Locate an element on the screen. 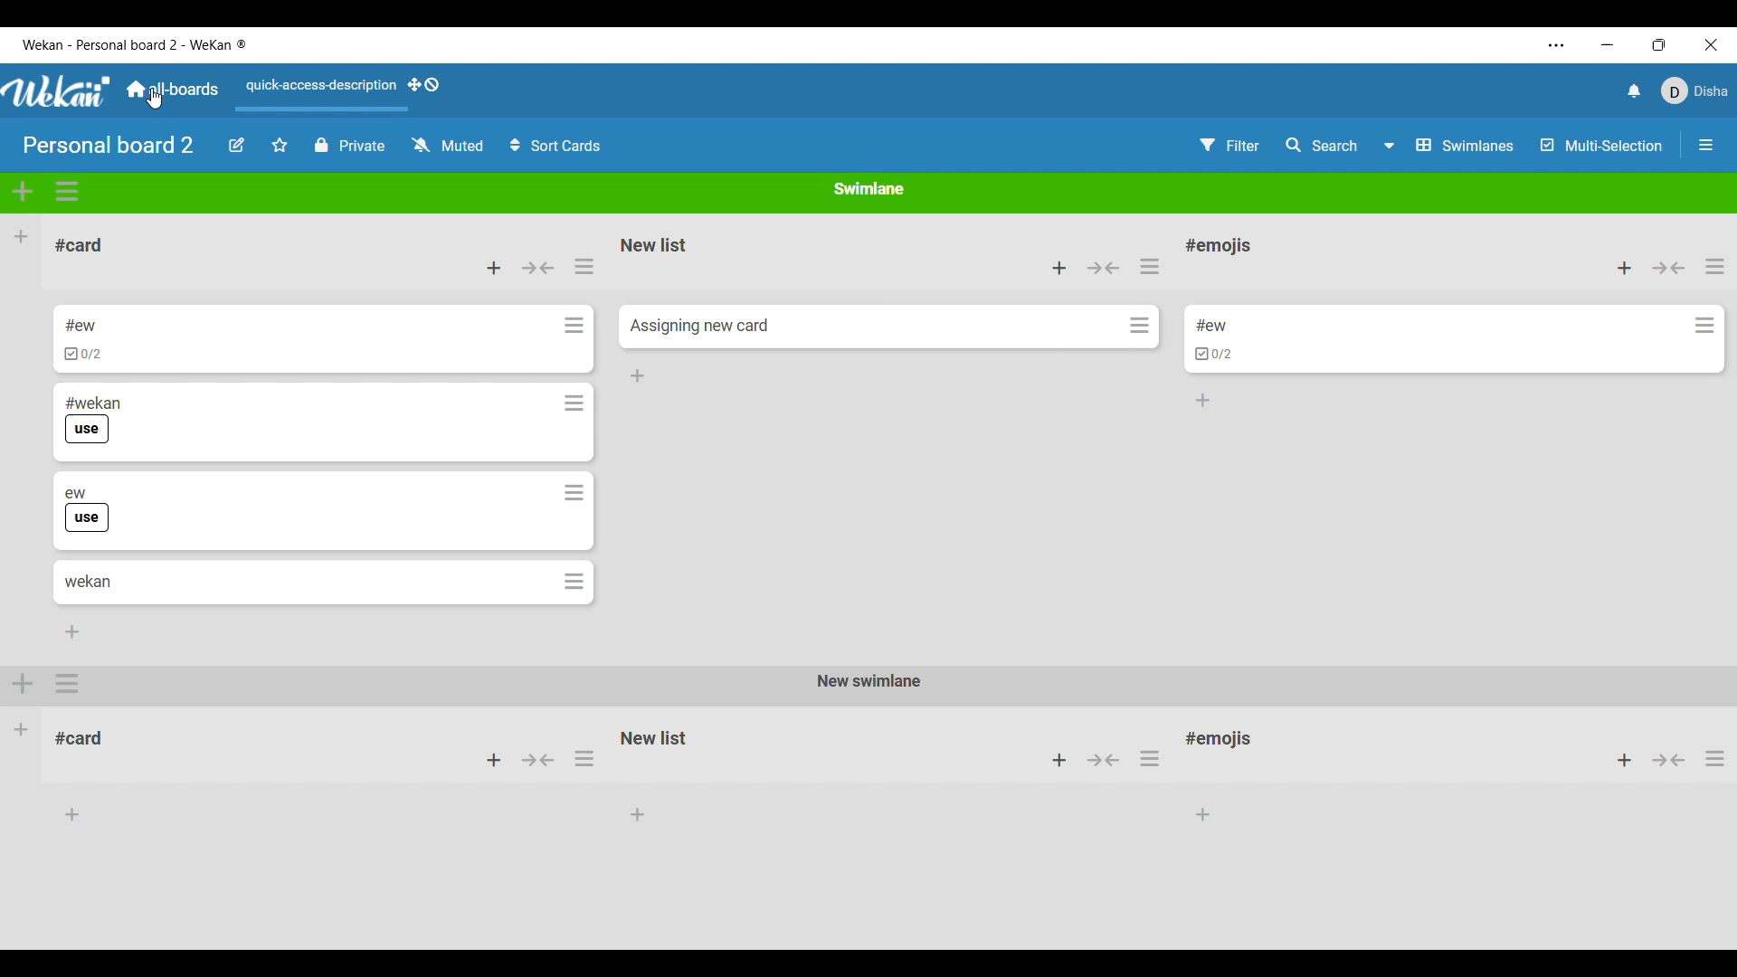  List actions is located at coordinates (1150, 266).